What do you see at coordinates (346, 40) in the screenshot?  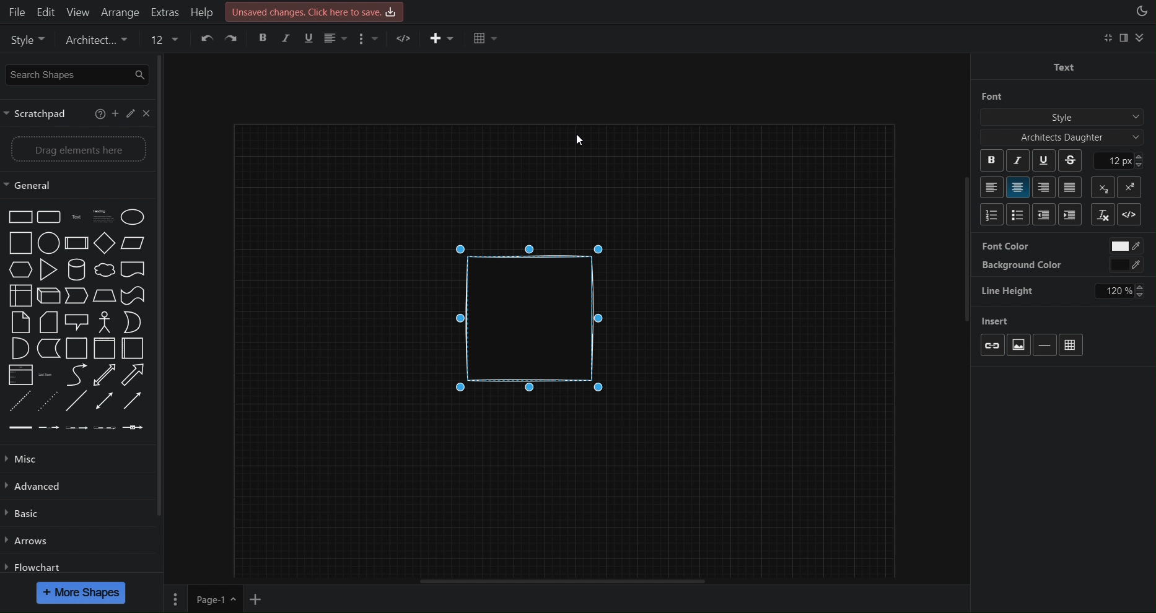 I see `Line Color` at bounding box center [346, 40].